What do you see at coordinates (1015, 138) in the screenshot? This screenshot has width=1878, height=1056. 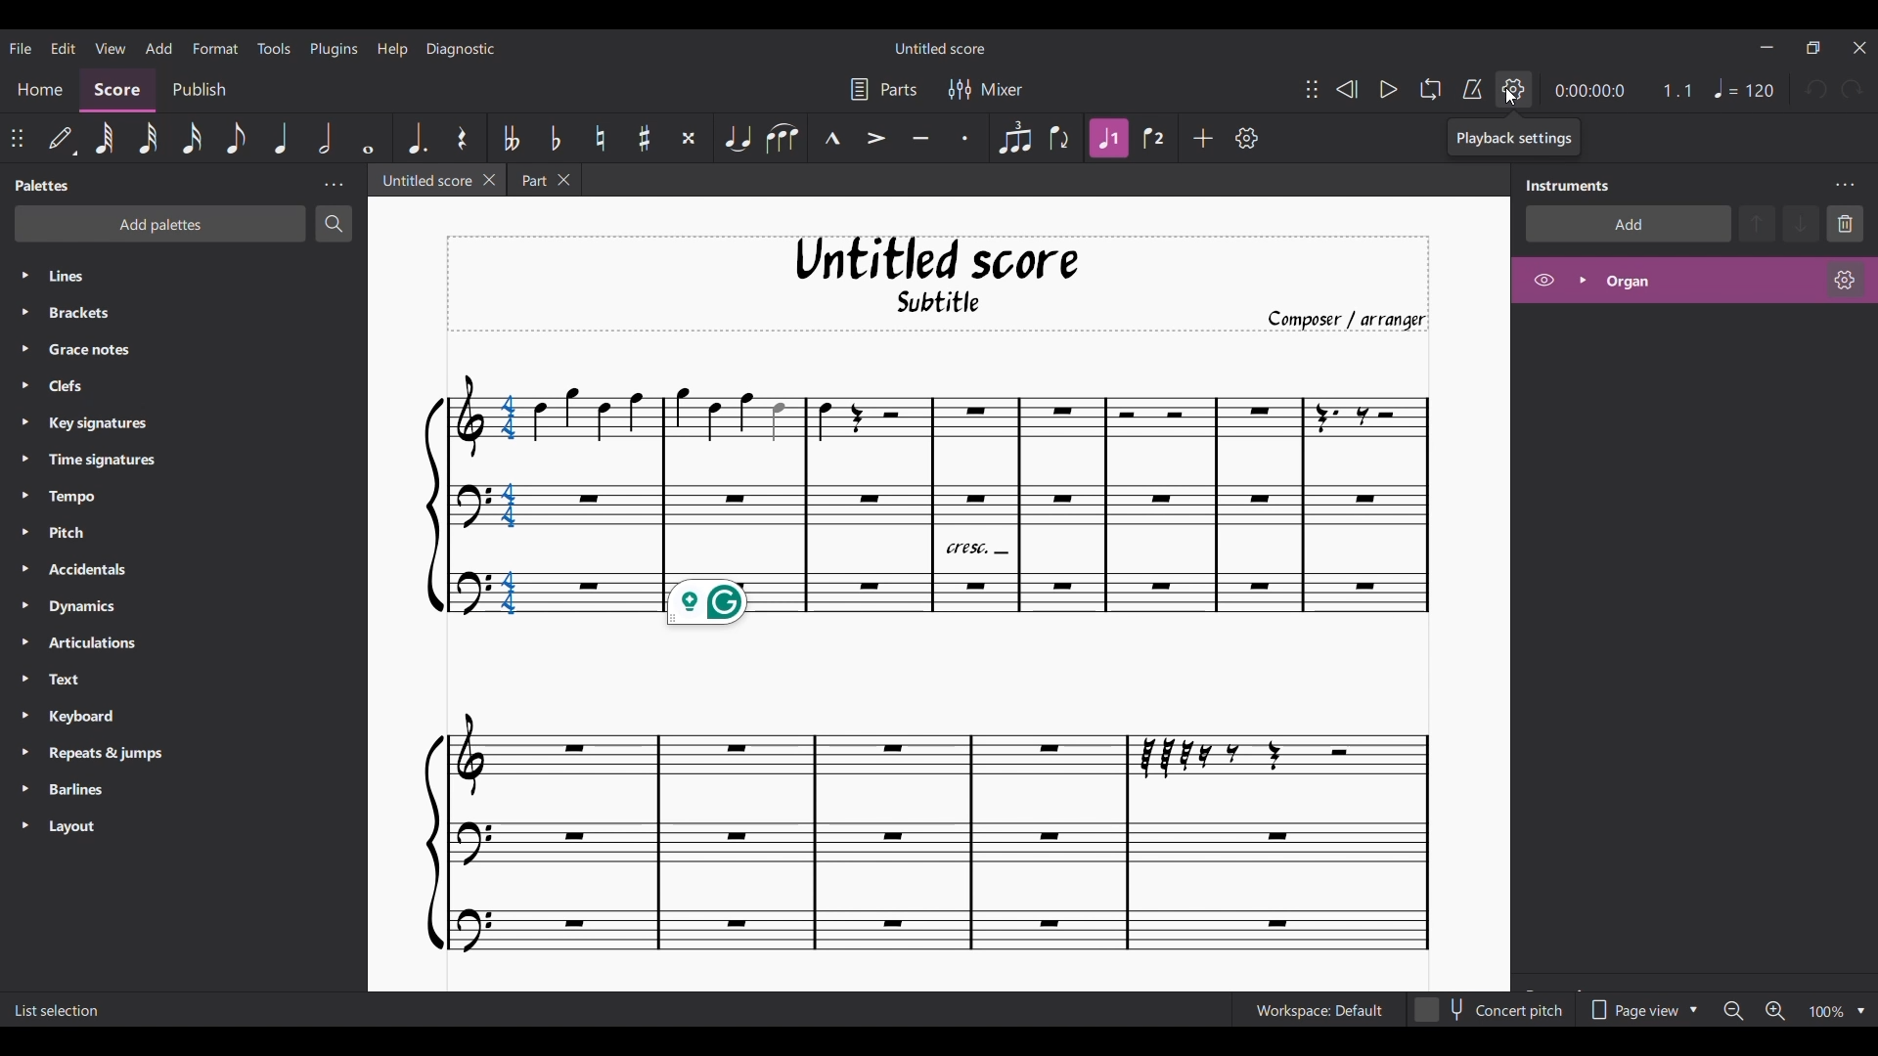 I see `Tuplet` at bounding box center [1015, 138].